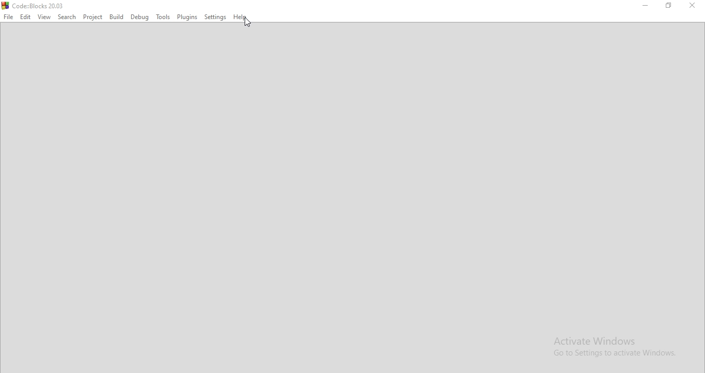  Describe the element at coordinates (44, 17) in the screenshot. I see `View ` at that location.